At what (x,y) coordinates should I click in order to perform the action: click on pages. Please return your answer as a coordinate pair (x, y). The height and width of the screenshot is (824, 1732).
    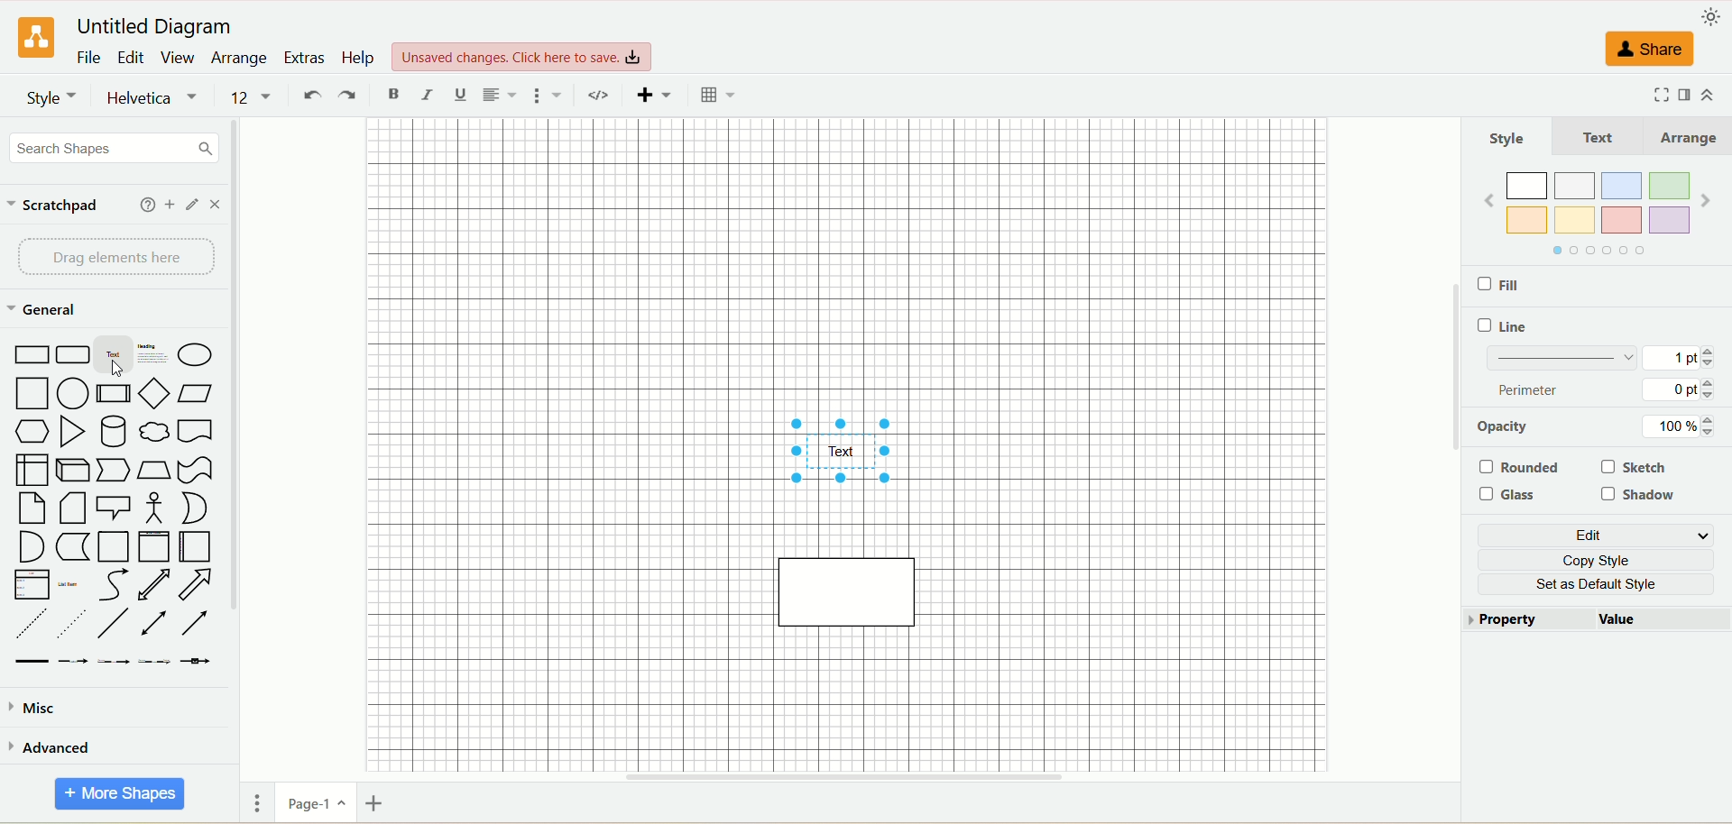
    Looking at the image, I should click on (253, 802).